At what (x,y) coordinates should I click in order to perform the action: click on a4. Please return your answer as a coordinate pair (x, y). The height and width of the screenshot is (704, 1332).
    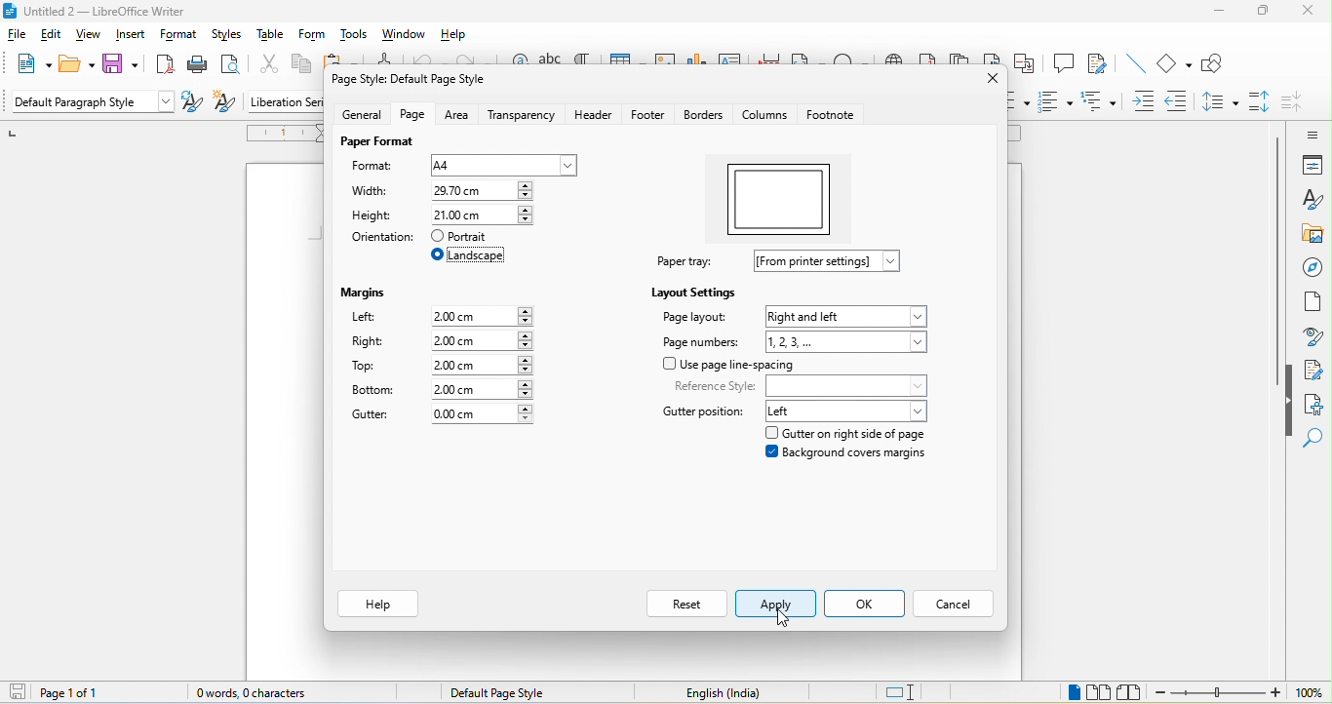
    Looking at the image, I should click on (503, 165).